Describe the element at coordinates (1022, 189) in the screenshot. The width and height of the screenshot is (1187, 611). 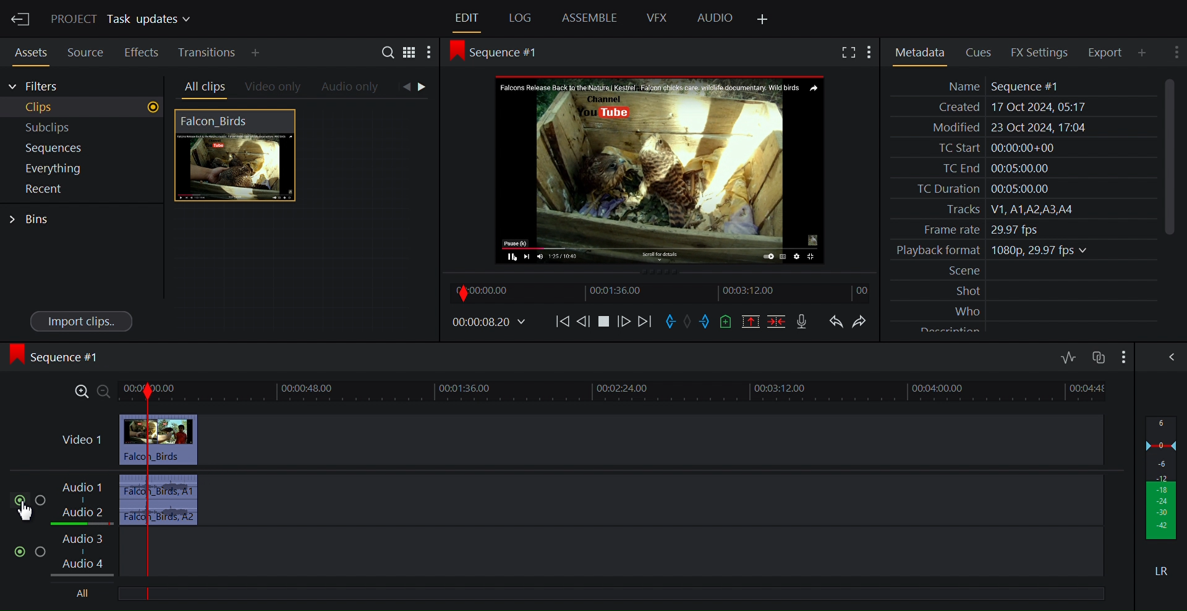
I see `TC Duration` at that location.